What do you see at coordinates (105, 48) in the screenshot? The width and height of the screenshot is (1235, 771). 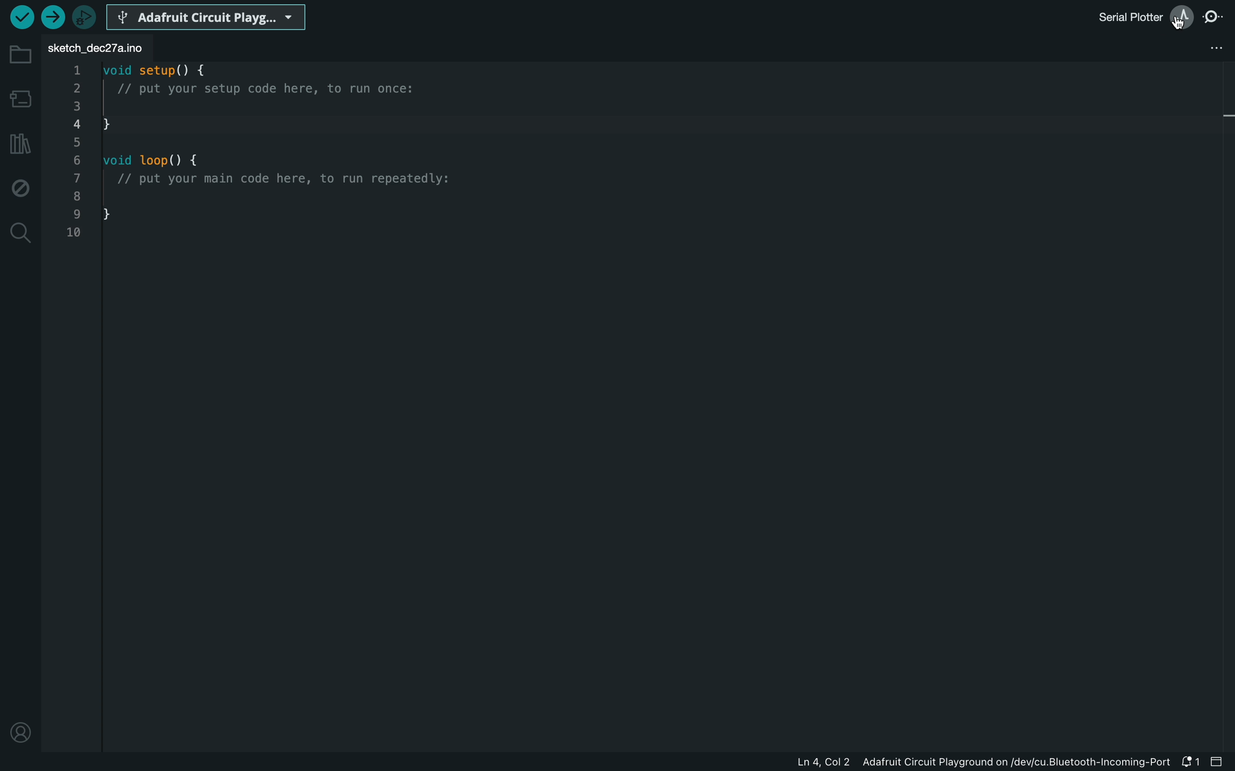 I see `sketch_dec271.ino` at bounding box center [105, 48].